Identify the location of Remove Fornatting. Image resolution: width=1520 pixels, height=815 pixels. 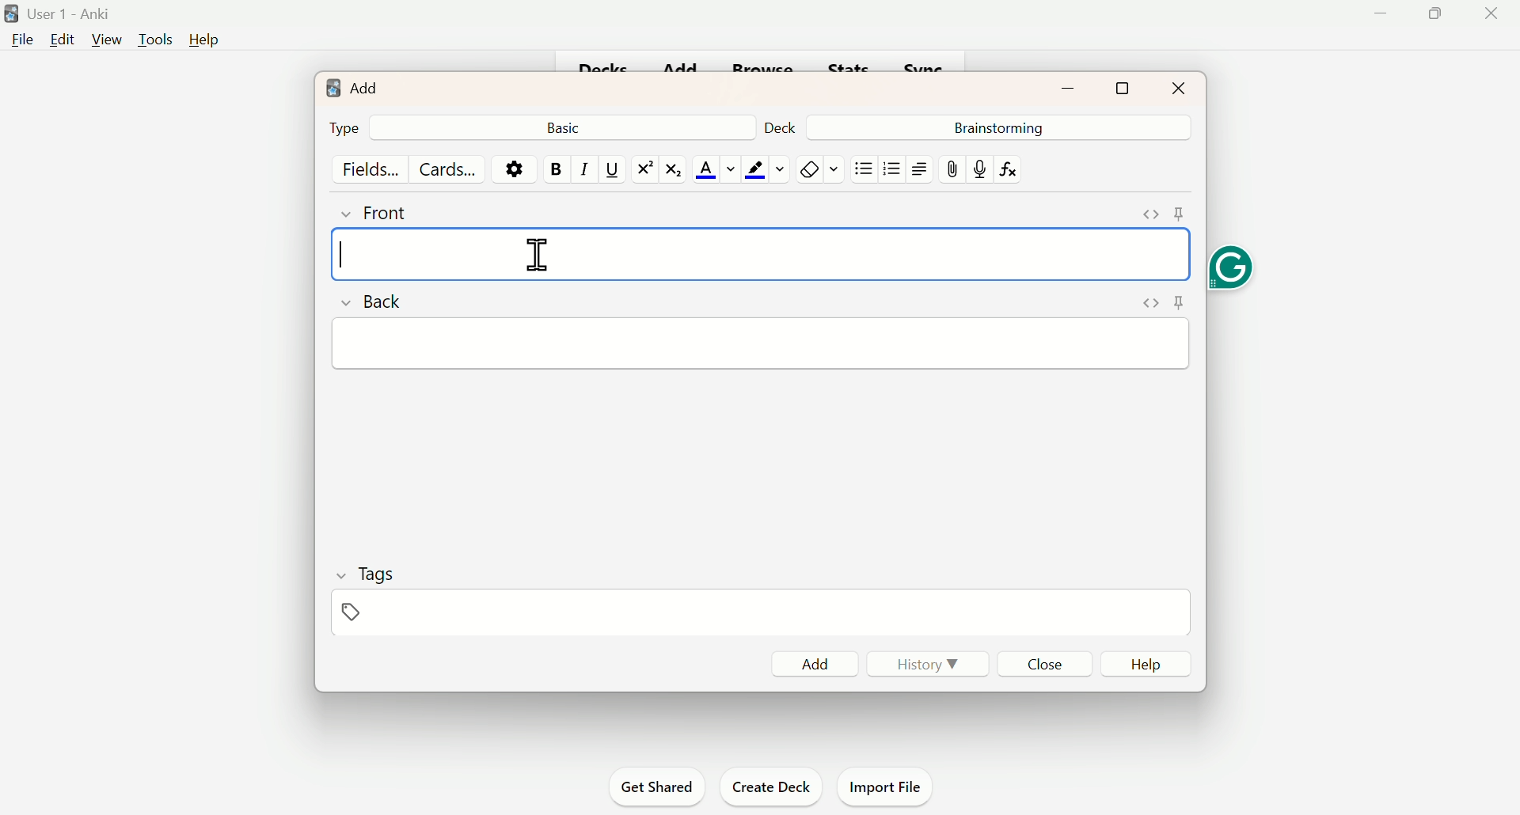
(807, 169).